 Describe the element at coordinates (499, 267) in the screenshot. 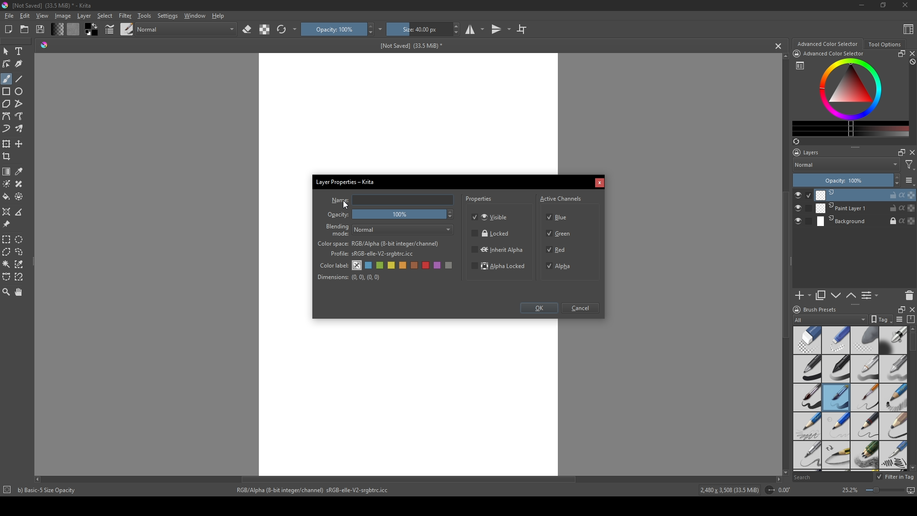

I see `Alpha Locked` at that location.